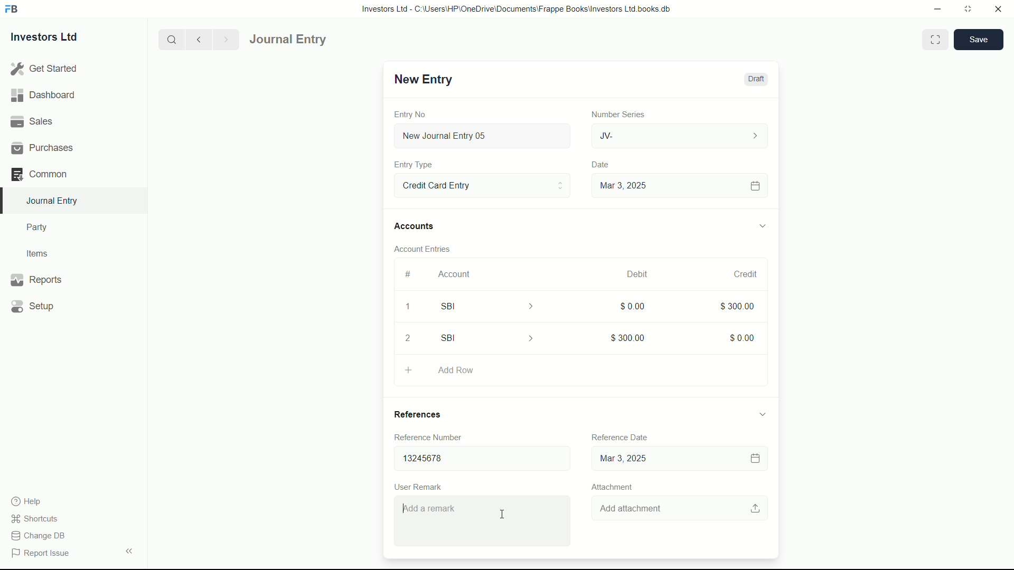 The width and height of the screenshot is (1014, 570). I want to click on Accounts, so click(416, 226).